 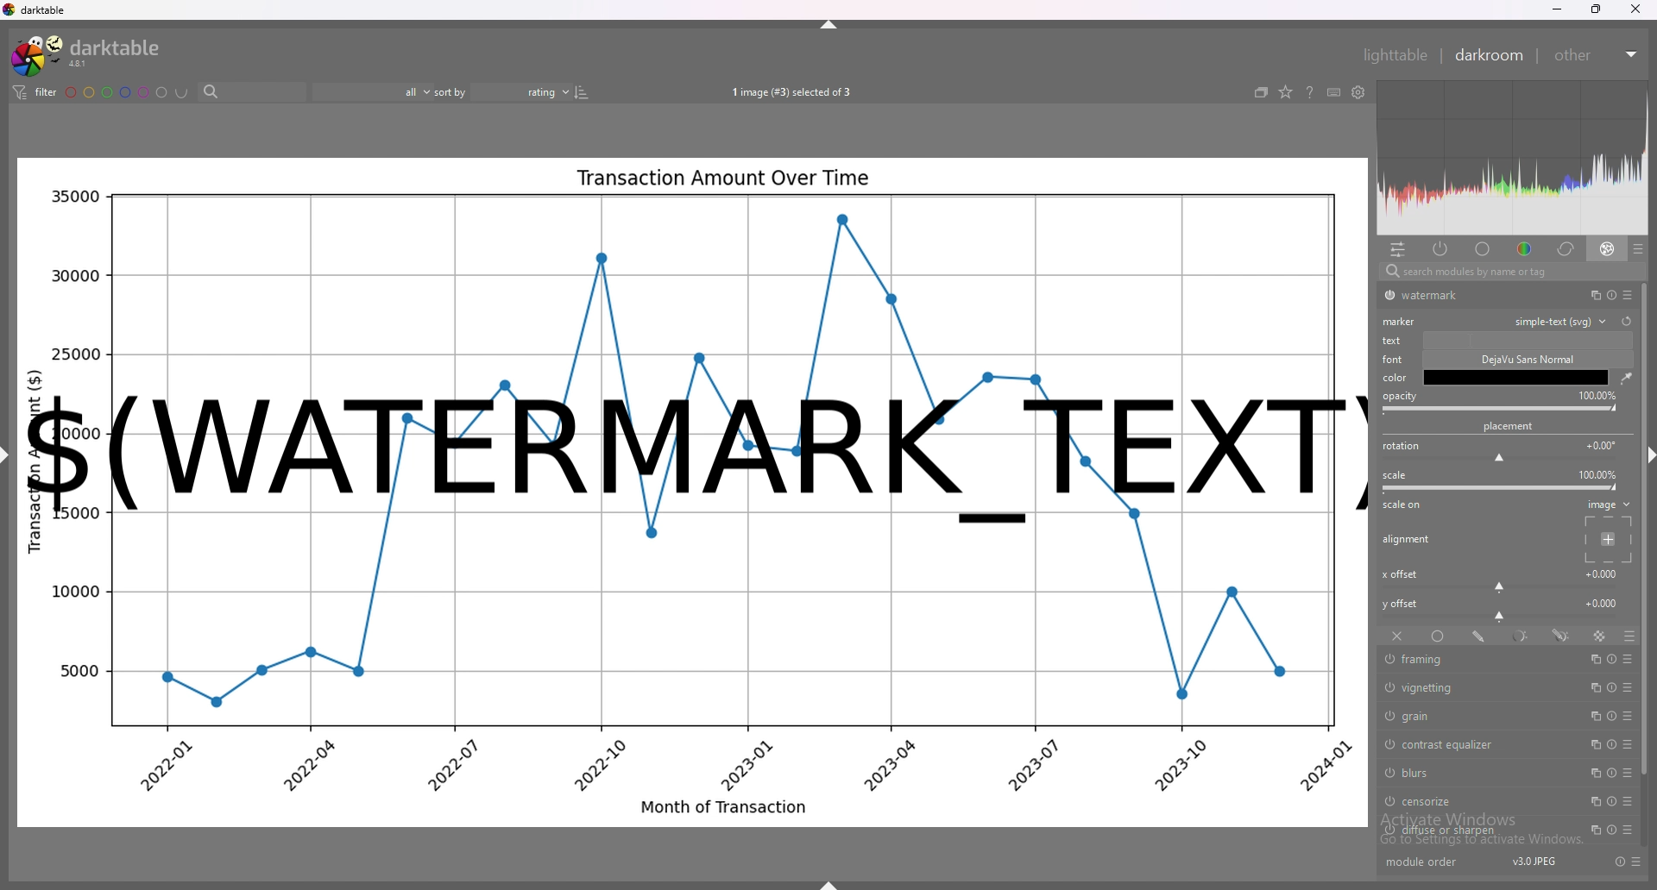 What do you see at coordinates (1597, 395) in the screenshot?
I see `opacity` at bounding box center [1597, 395].